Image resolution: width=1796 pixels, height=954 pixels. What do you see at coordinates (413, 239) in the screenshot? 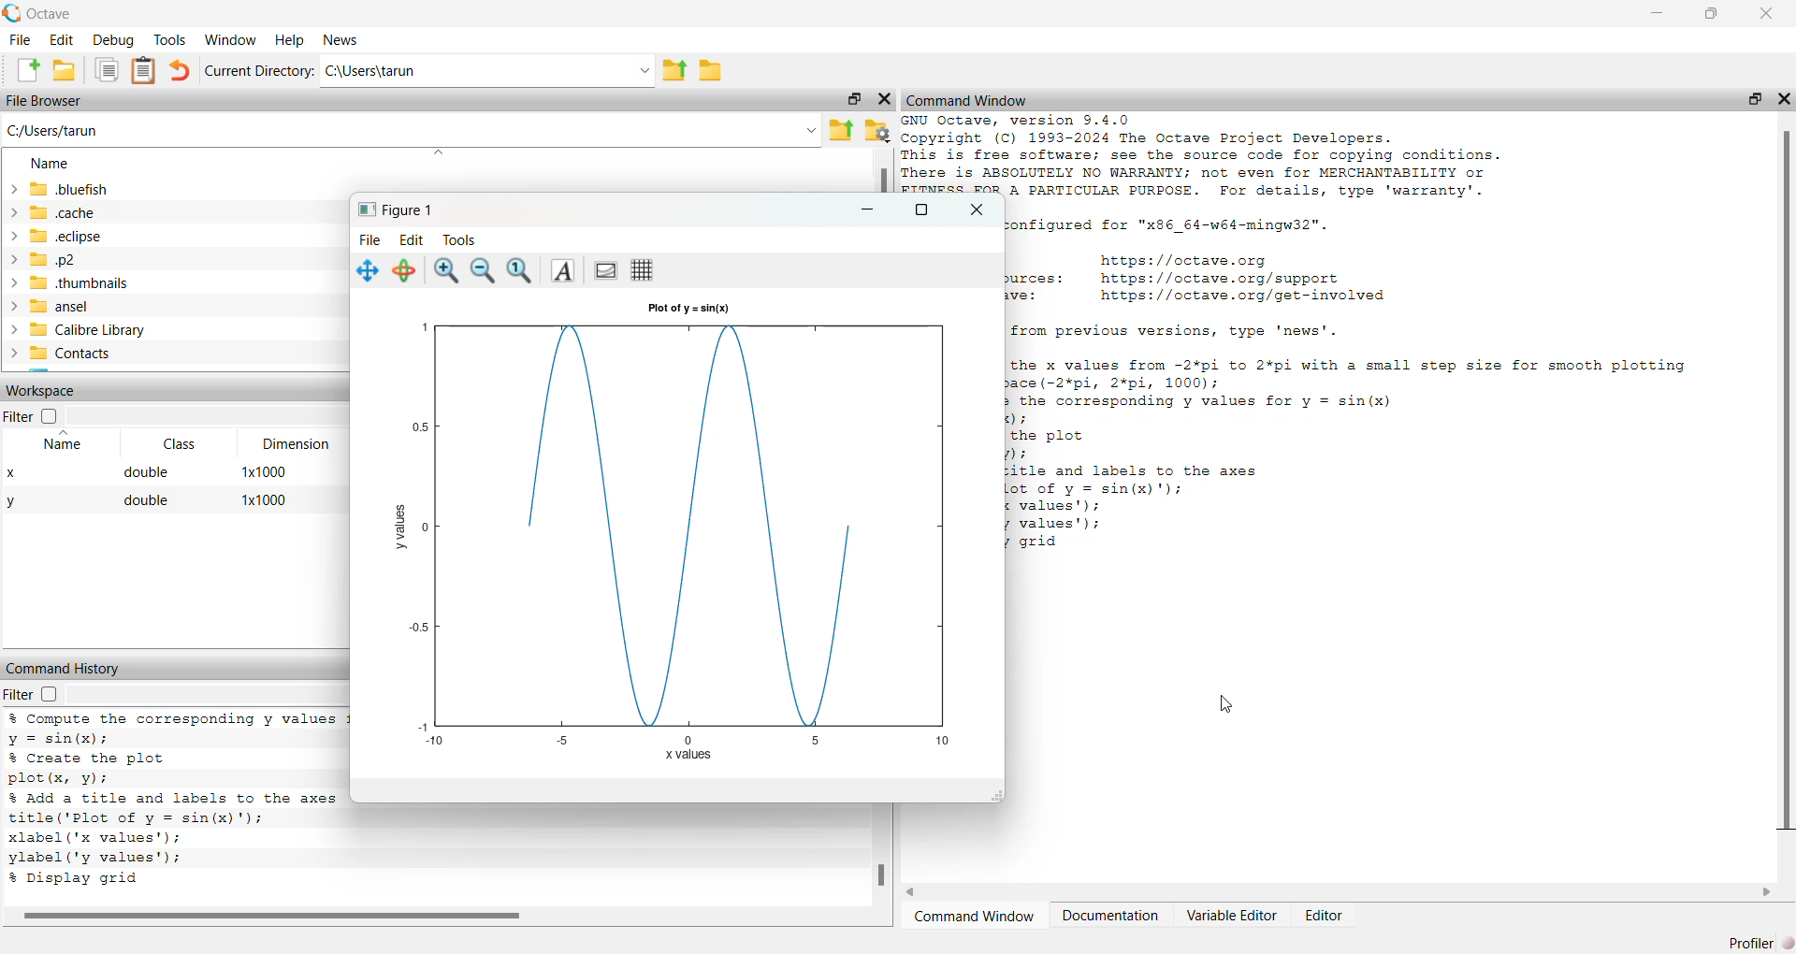
I see `Edit` at bounding box center [413, 239].